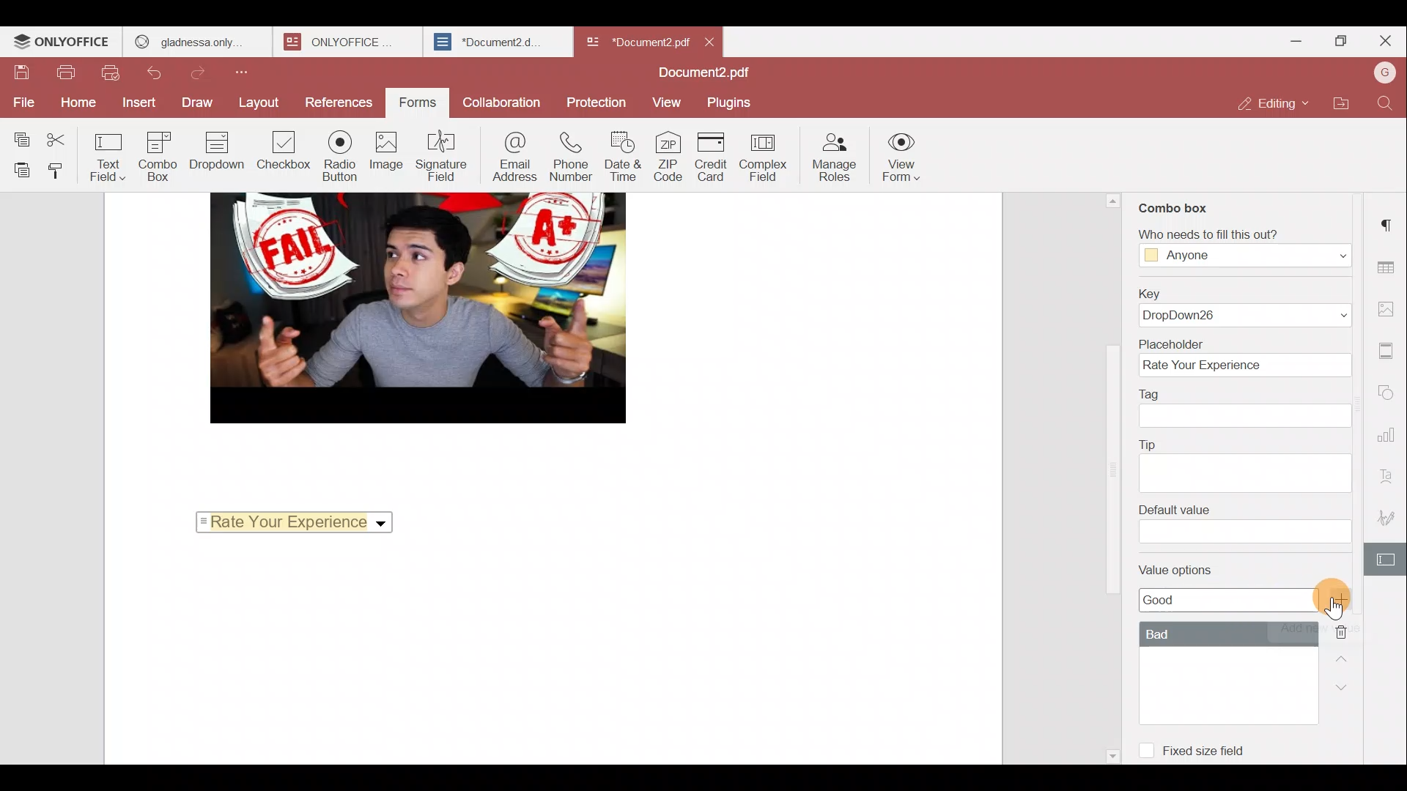  What do you see at coordinates (1390, 390) in the screenshot?
I see `Shapes settings` at bounding box center [1390, 390].